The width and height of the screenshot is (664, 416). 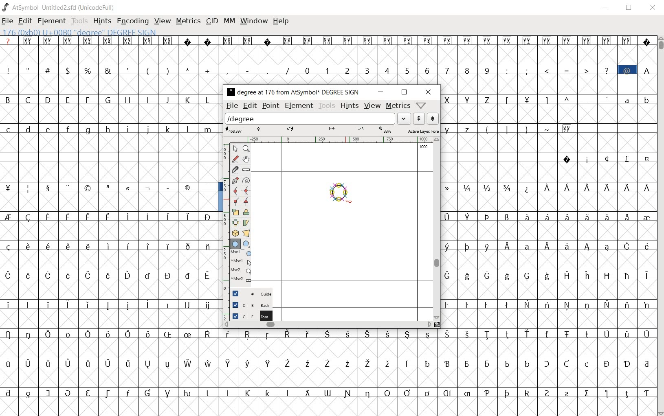 What do you see at coordinates (550, 230) in the screenshot?
I see `` at bounding box center [550, 230].